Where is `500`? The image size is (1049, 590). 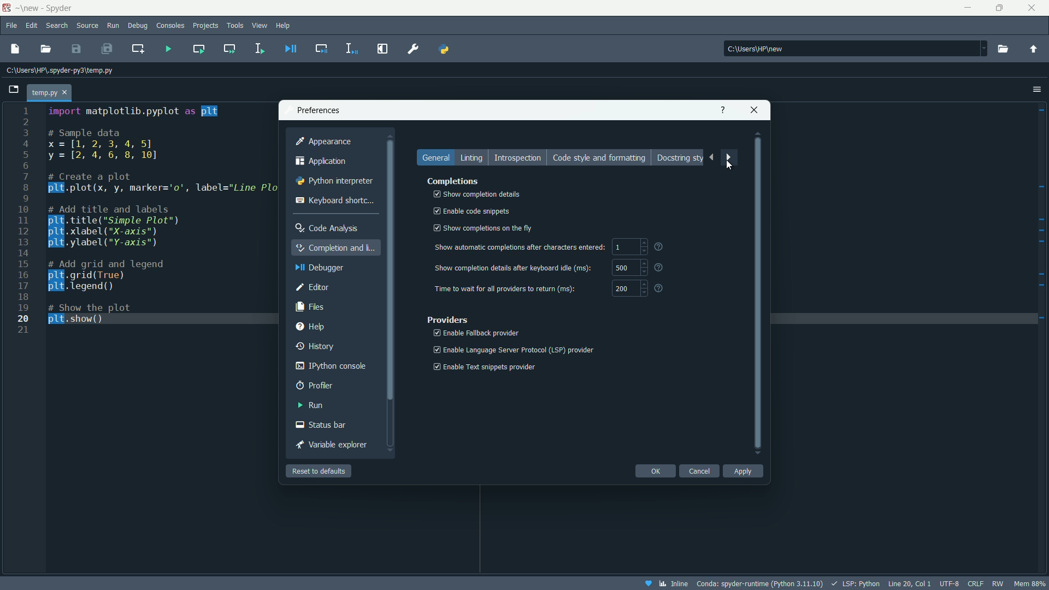
500 is located at coordinates (624, 268).